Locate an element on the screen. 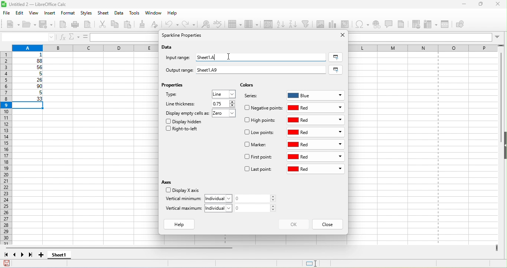 Image resolution: width=507 pixels, height=268 pixels. blue is located at coordinates (316, 94).